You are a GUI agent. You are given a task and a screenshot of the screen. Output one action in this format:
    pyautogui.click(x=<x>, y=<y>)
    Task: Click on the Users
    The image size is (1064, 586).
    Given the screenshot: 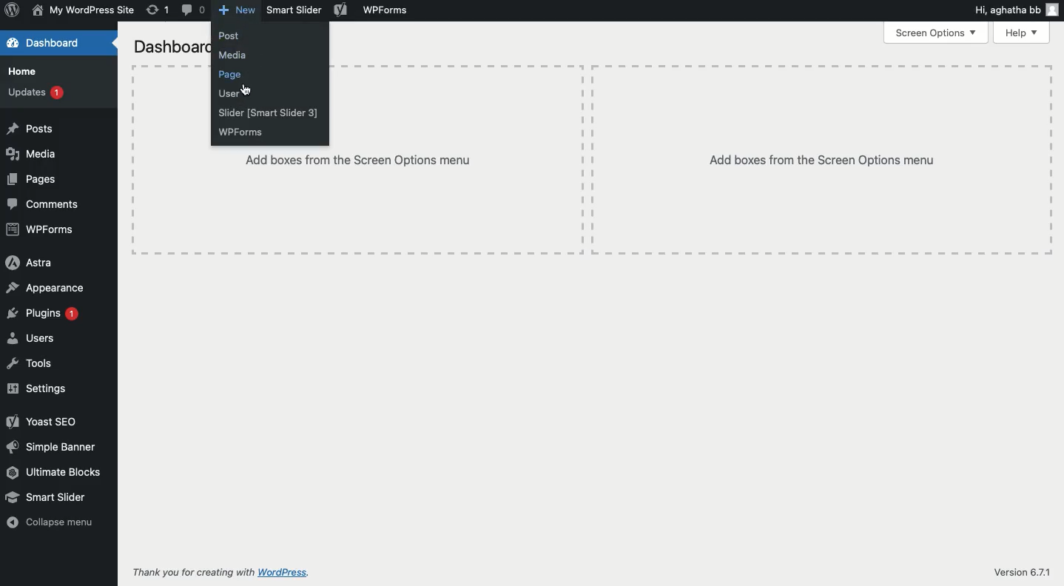 What is the action you would take?
    pyautogui.click(x=31, y=338)
    